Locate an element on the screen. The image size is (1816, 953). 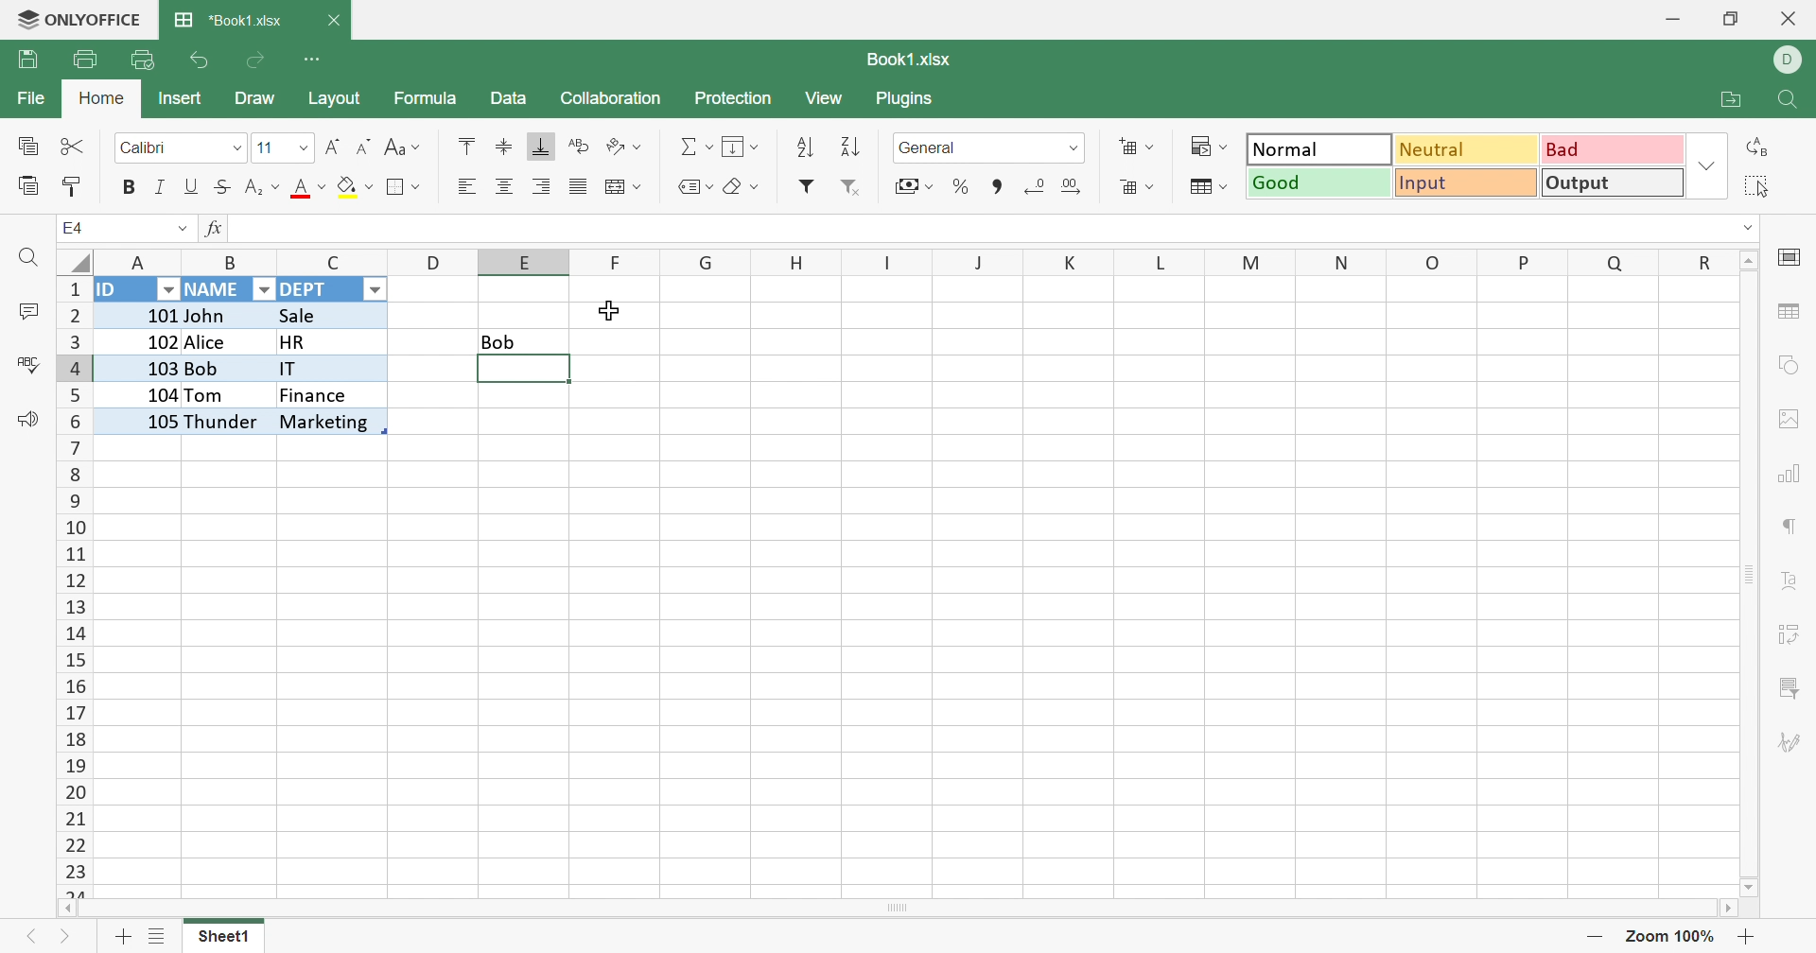
Bold is located at coordinates (129, 189).